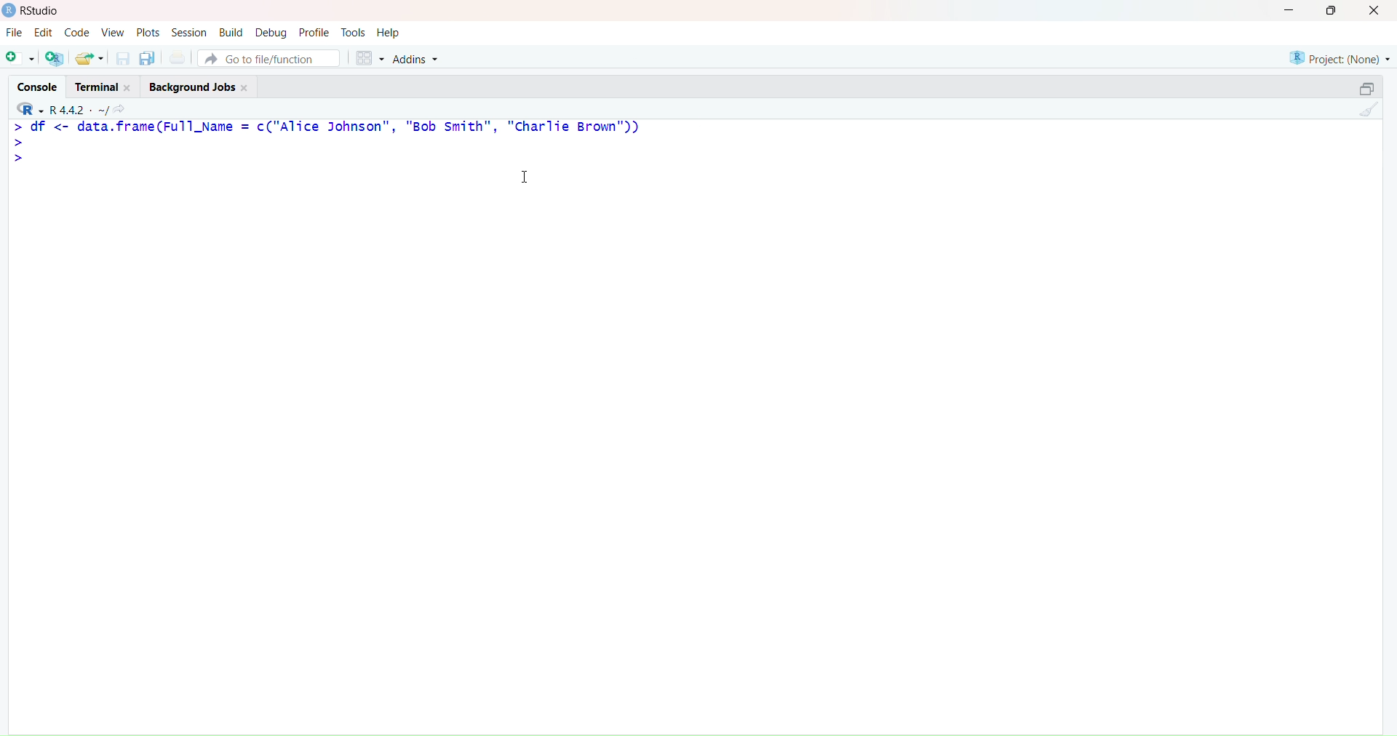  I want to click on File, so click(15, 33).